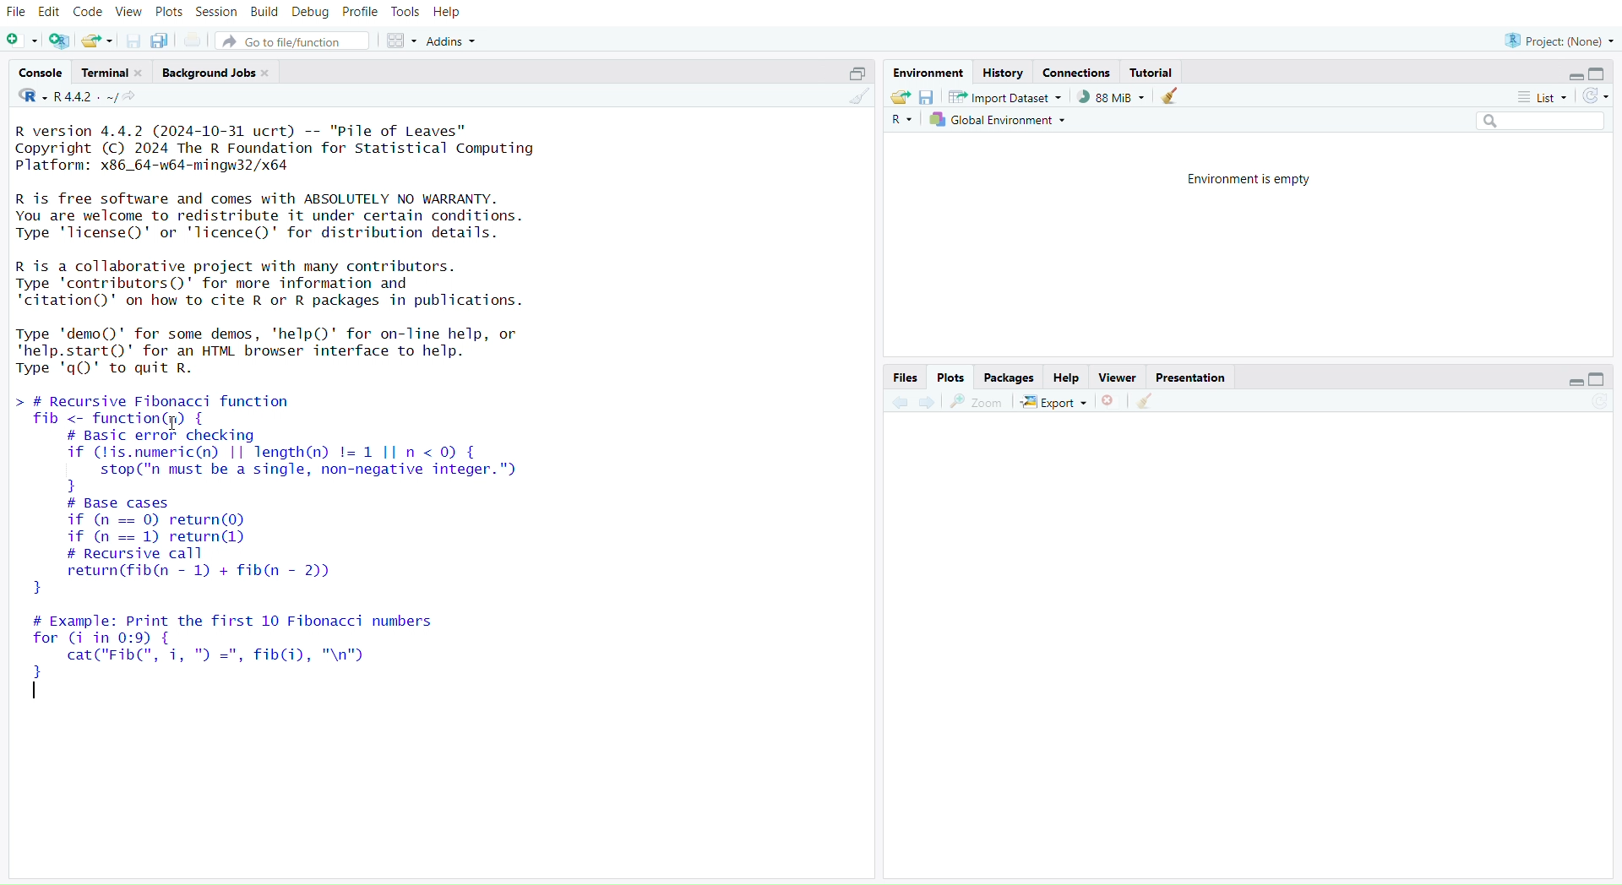  What do you see at coordinates (926, 73) in the screenshot?
I see `environment` at bounding box center [926, 73].